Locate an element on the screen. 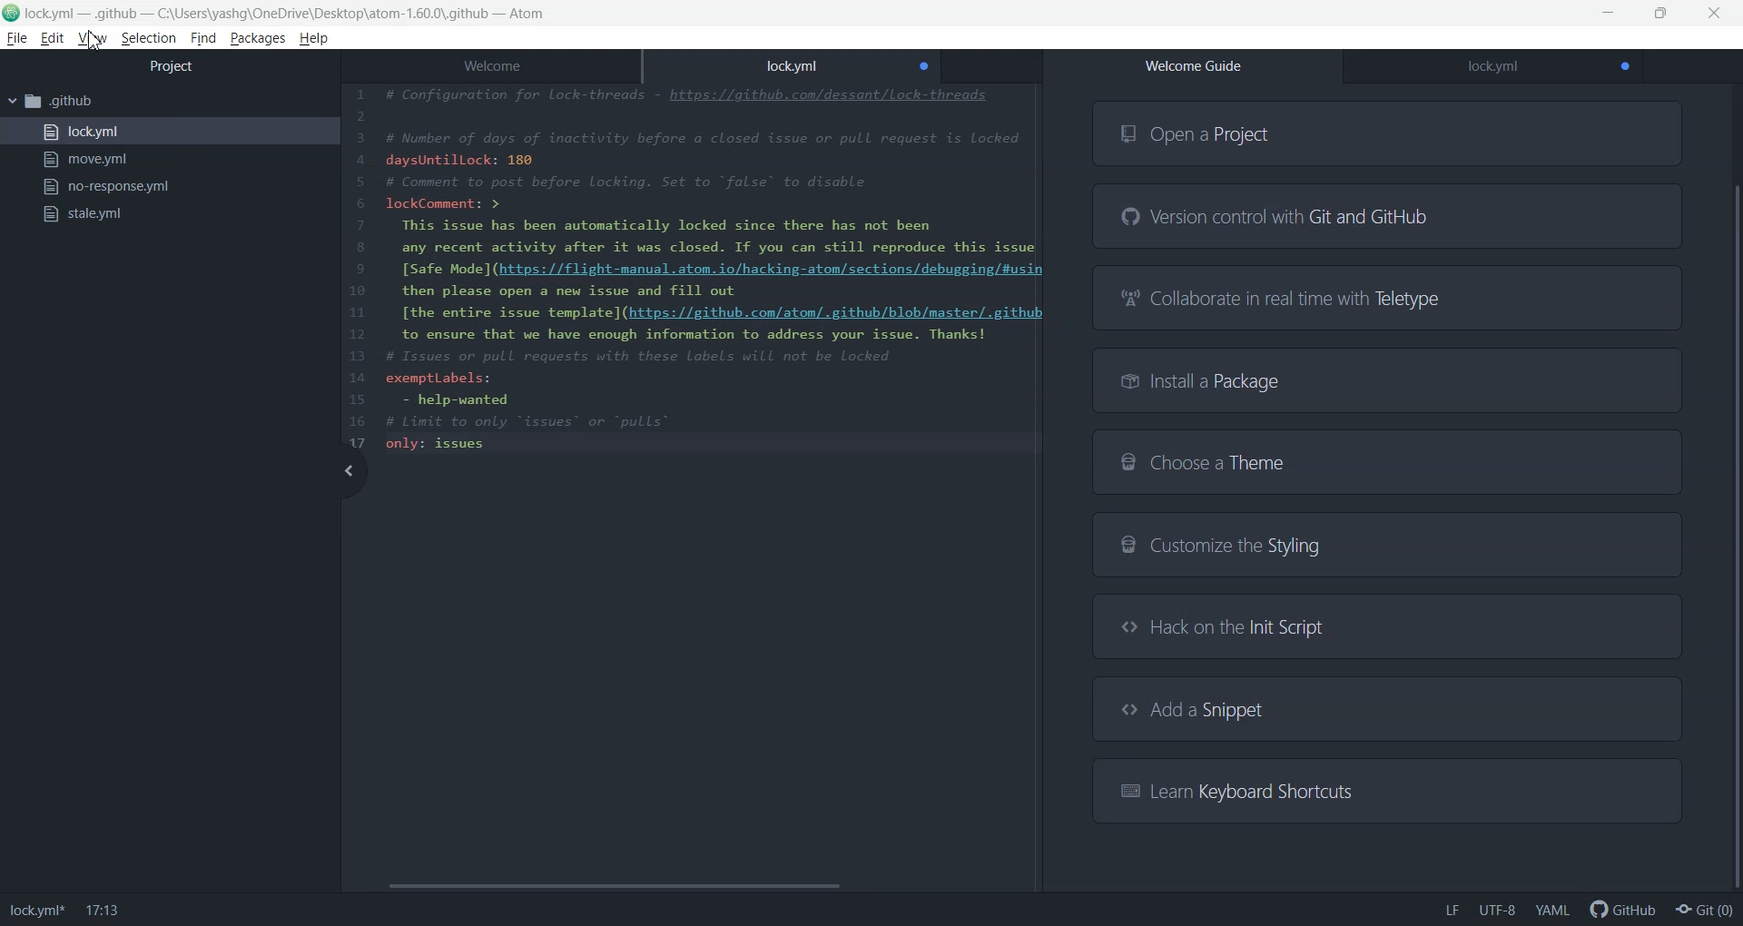 Image resolution: width=1743 pixels, height=926 pixels. View is located at coordinates (92, 37).